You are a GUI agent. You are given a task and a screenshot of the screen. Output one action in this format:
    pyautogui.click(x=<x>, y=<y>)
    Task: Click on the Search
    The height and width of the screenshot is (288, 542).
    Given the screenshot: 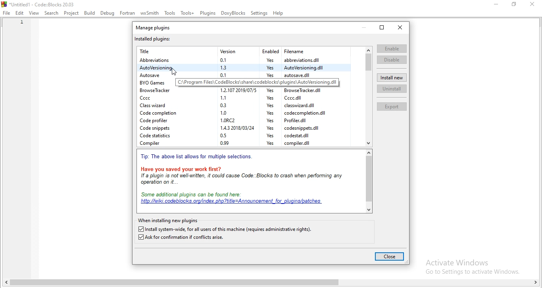 What is the action you would take?
    pyautogui.click(x=51, y=13)
    